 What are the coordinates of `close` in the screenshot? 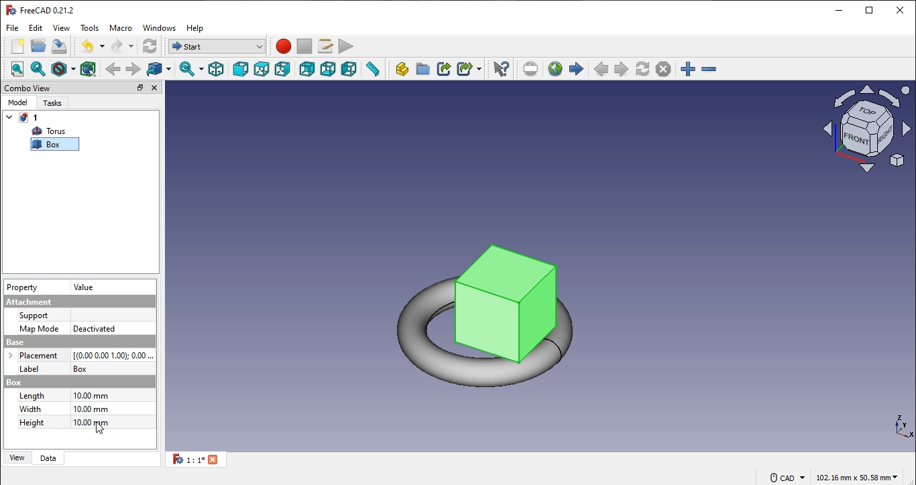 It's located at (900, 9).